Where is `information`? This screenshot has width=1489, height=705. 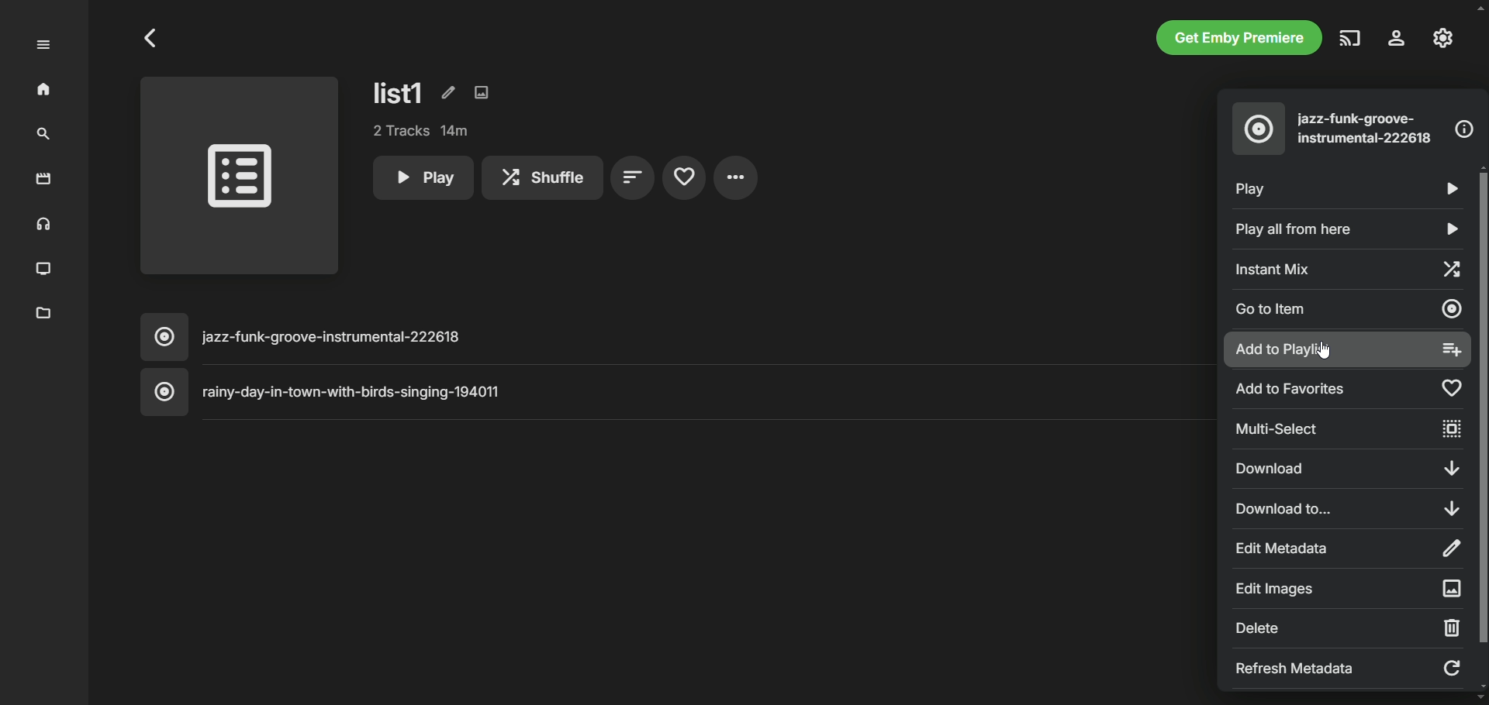 information is located at coordinates (1464, 129).